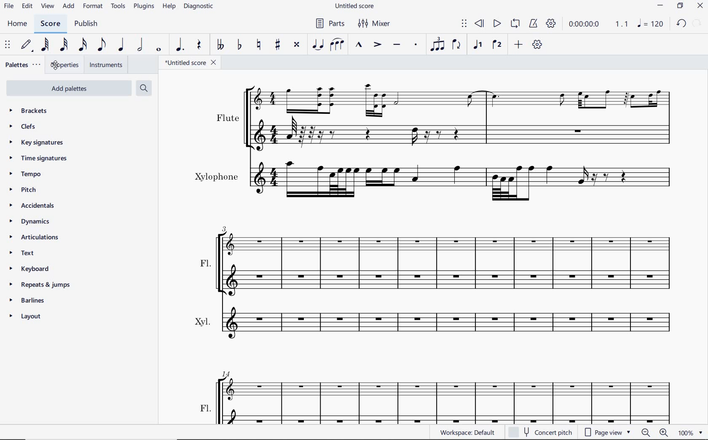 Image resolution: width=708 pixels, height=440 pixels. What do you see at coordinates (9, 7) in the screenshot?
I see `file` at bounding box center [9, 7].